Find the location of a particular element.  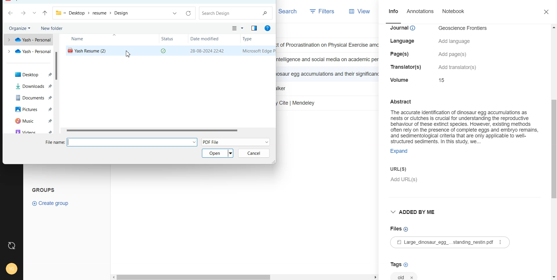

cursor is located at coordinates (128, 55).